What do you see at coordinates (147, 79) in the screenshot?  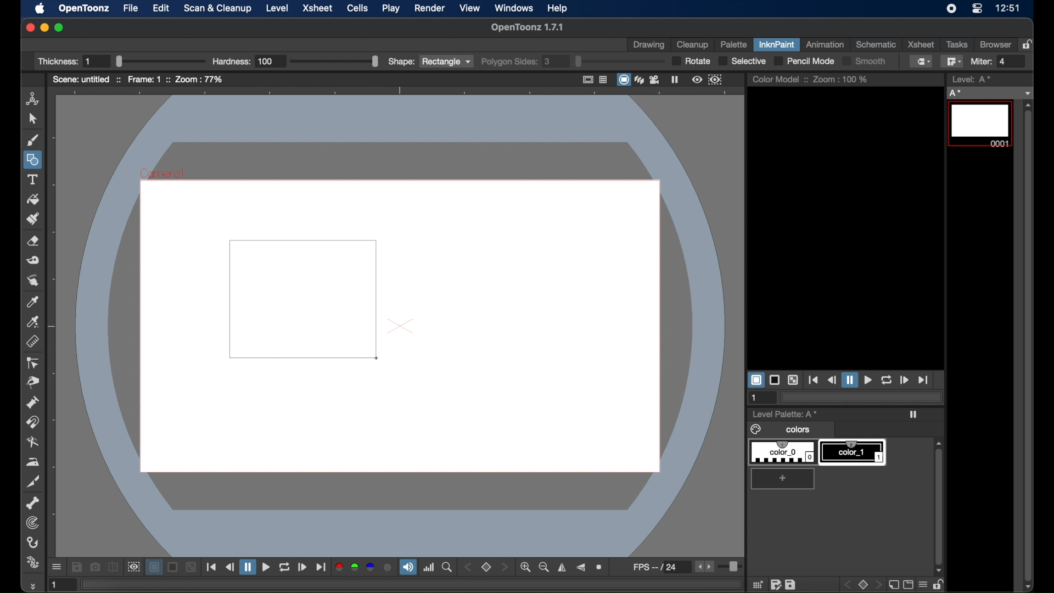 I see `frame: 1` at bounding box center [147, 79].